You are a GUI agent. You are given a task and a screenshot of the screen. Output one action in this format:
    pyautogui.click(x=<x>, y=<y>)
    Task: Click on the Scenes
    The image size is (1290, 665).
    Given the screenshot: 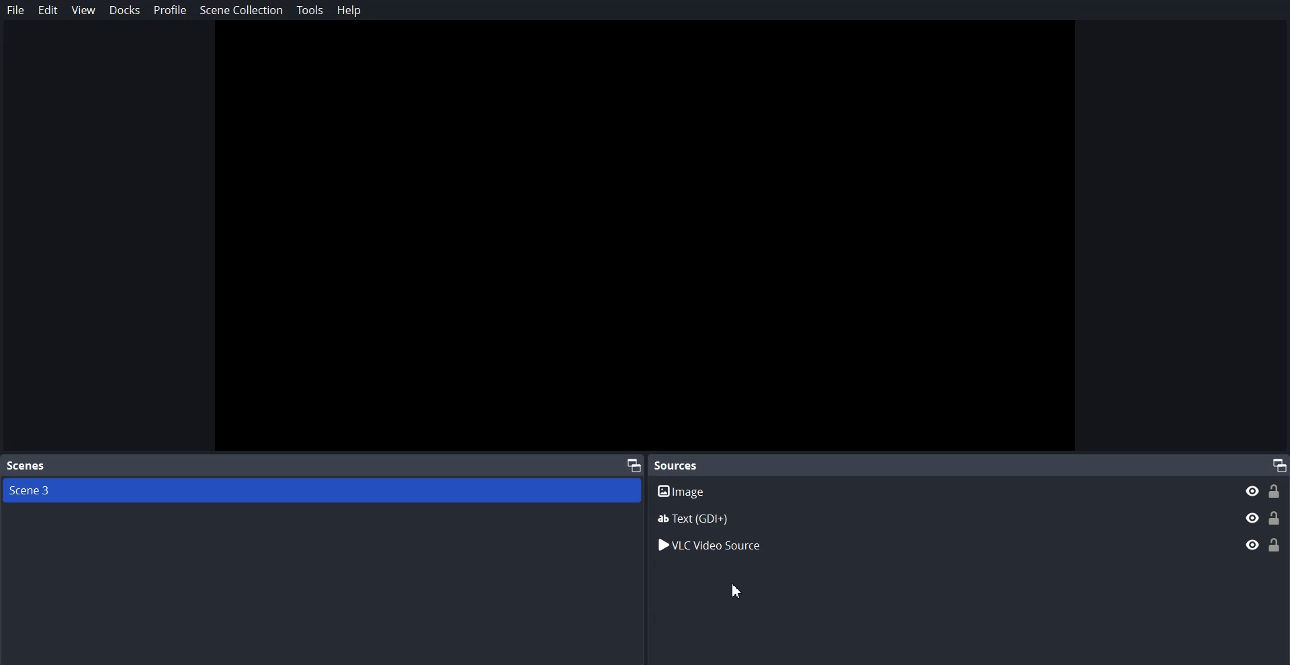 What is the action you would take?
    pyautogui.click(x=26, y=466)
    